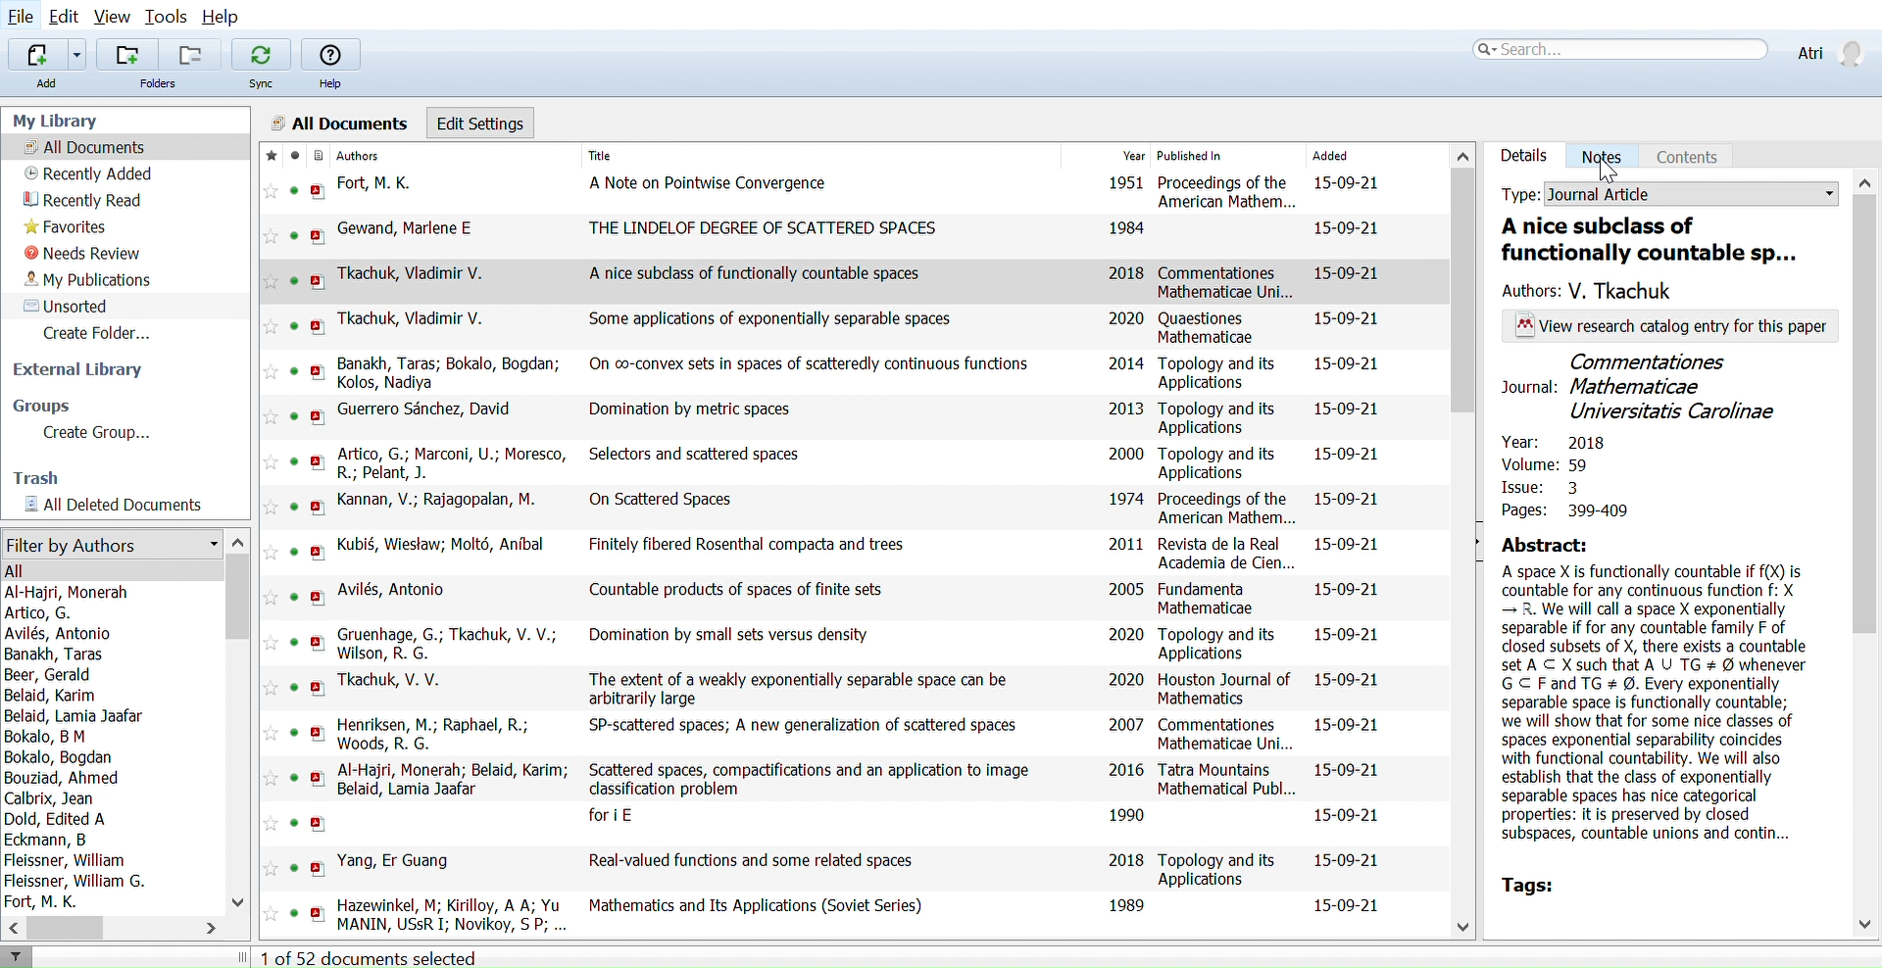  What do you see at coordinates (406, 229) in the screenshot?
I see `Gewand, Marlene E` at bounding box center [406, 229].